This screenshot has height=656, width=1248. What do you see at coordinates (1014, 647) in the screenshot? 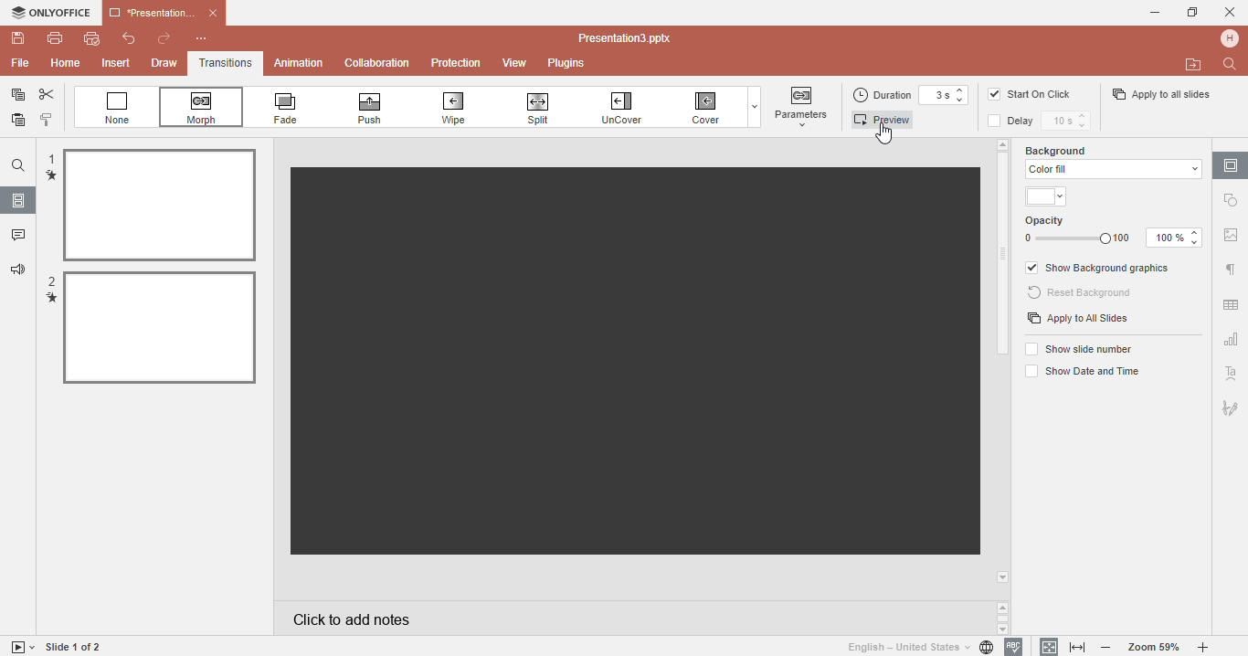
I see `Spell checking` at bounding box center [1014, 647].